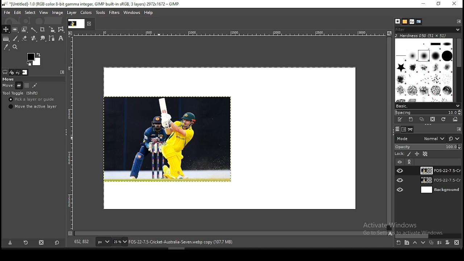  Describe the element at coordinates (7, 12) in the screenshot. I see `file` at that location.